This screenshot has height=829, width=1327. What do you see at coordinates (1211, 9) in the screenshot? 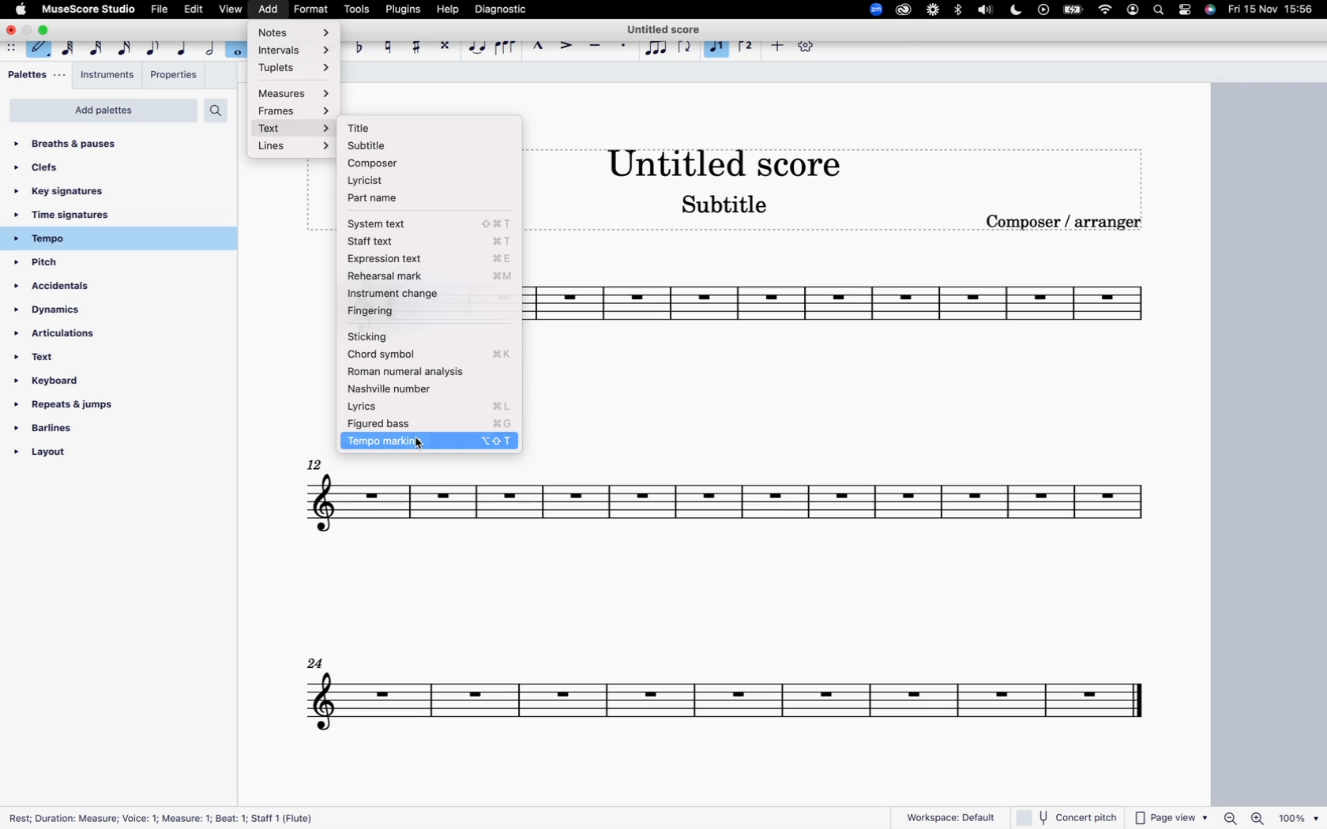
I see `siri` at bounding box center [1211, 9].